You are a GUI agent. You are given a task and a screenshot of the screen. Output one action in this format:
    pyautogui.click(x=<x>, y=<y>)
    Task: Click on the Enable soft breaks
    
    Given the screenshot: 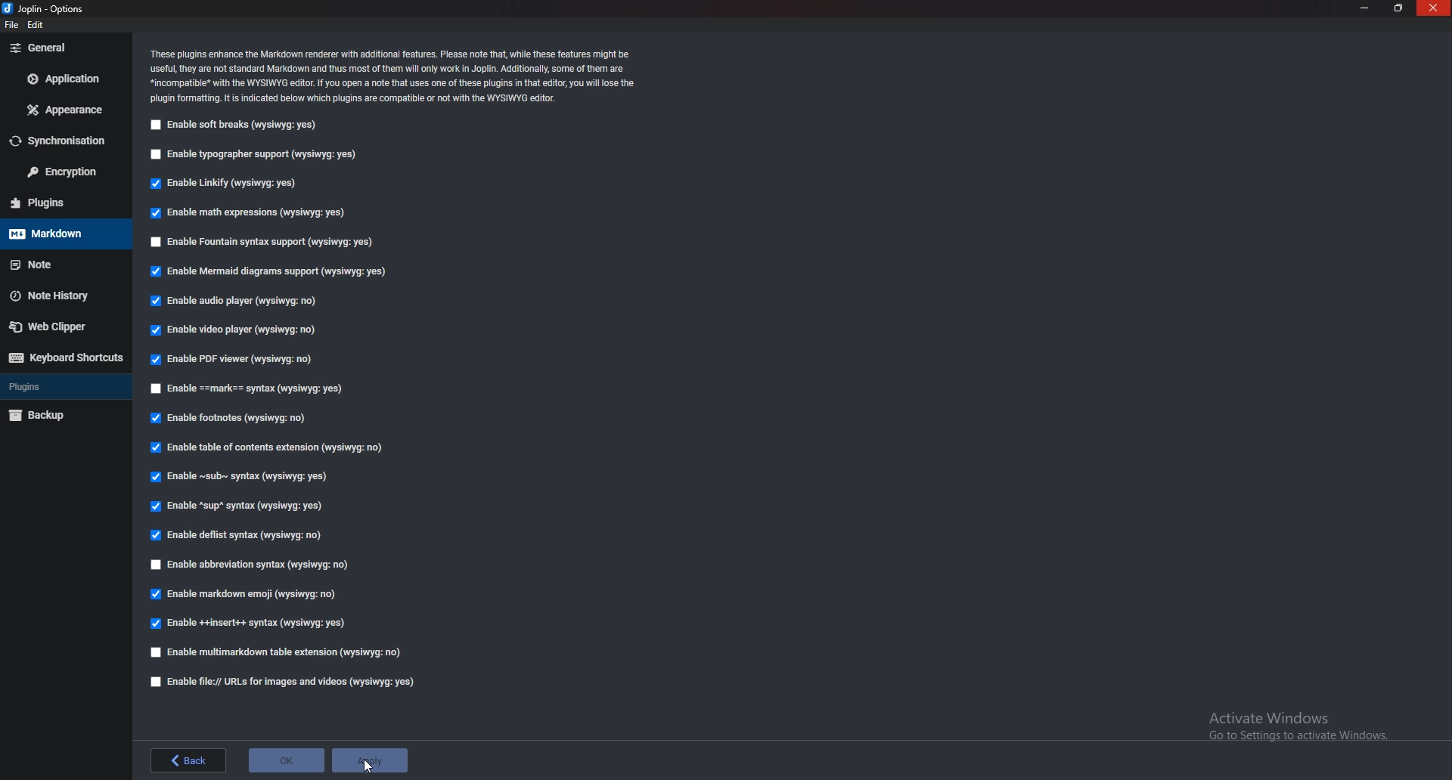 What is the action you would take?
    pyautogui.click(x=236, y=126)
    